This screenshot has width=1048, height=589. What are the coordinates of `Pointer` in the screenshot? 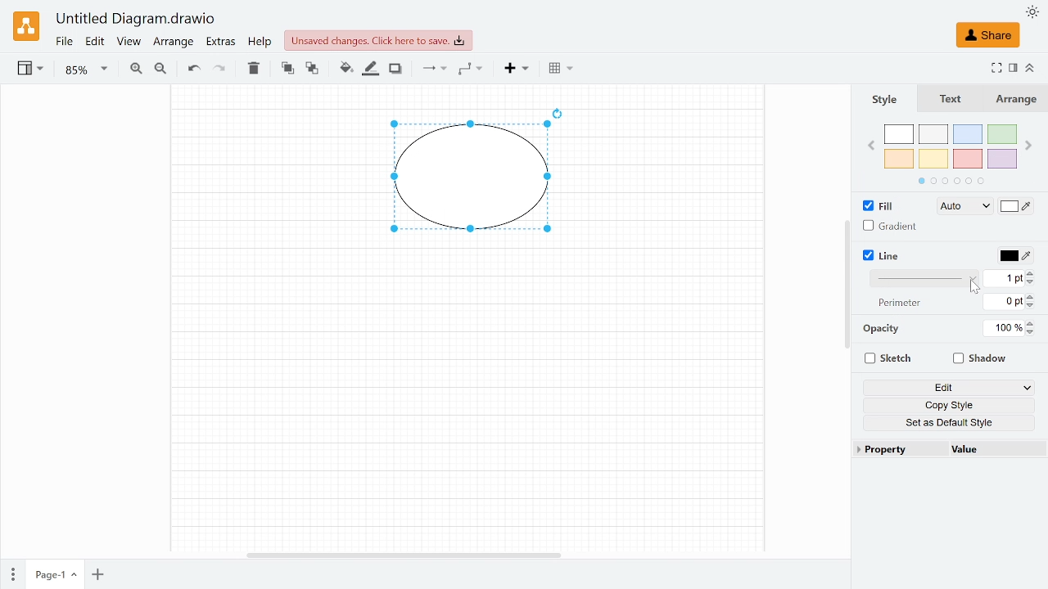 It's located at (976, 286).